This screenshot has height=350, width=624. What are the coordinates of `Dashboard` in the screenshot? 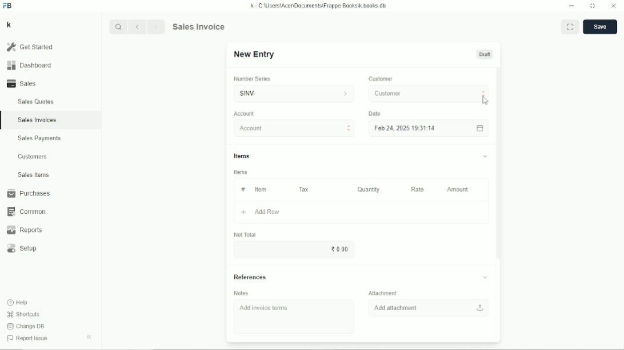 It's located at (29, 65).